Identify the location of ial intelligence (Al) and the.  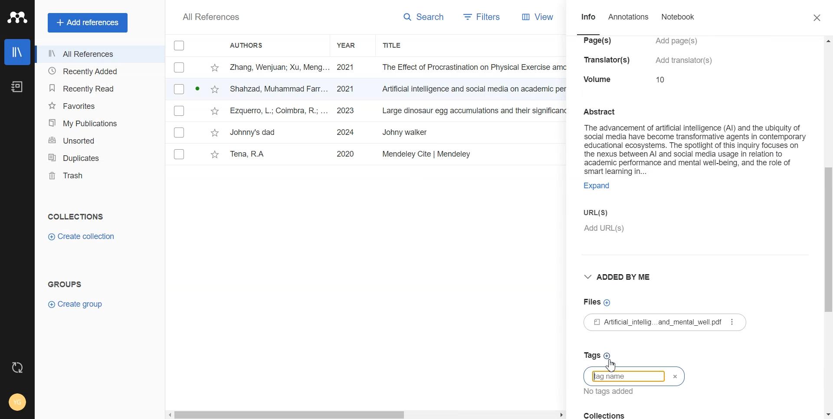
(648, 61).